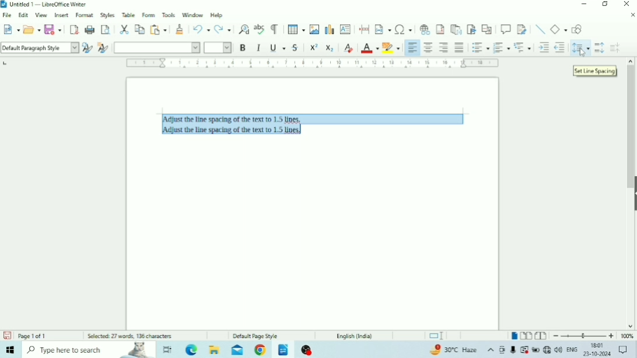 Image resolution: width=637 pixels, height=358 pixels. What do you see at coordinates (4, 5) in the screenshot?
I see `Logo` at bounding box center [4, 5].